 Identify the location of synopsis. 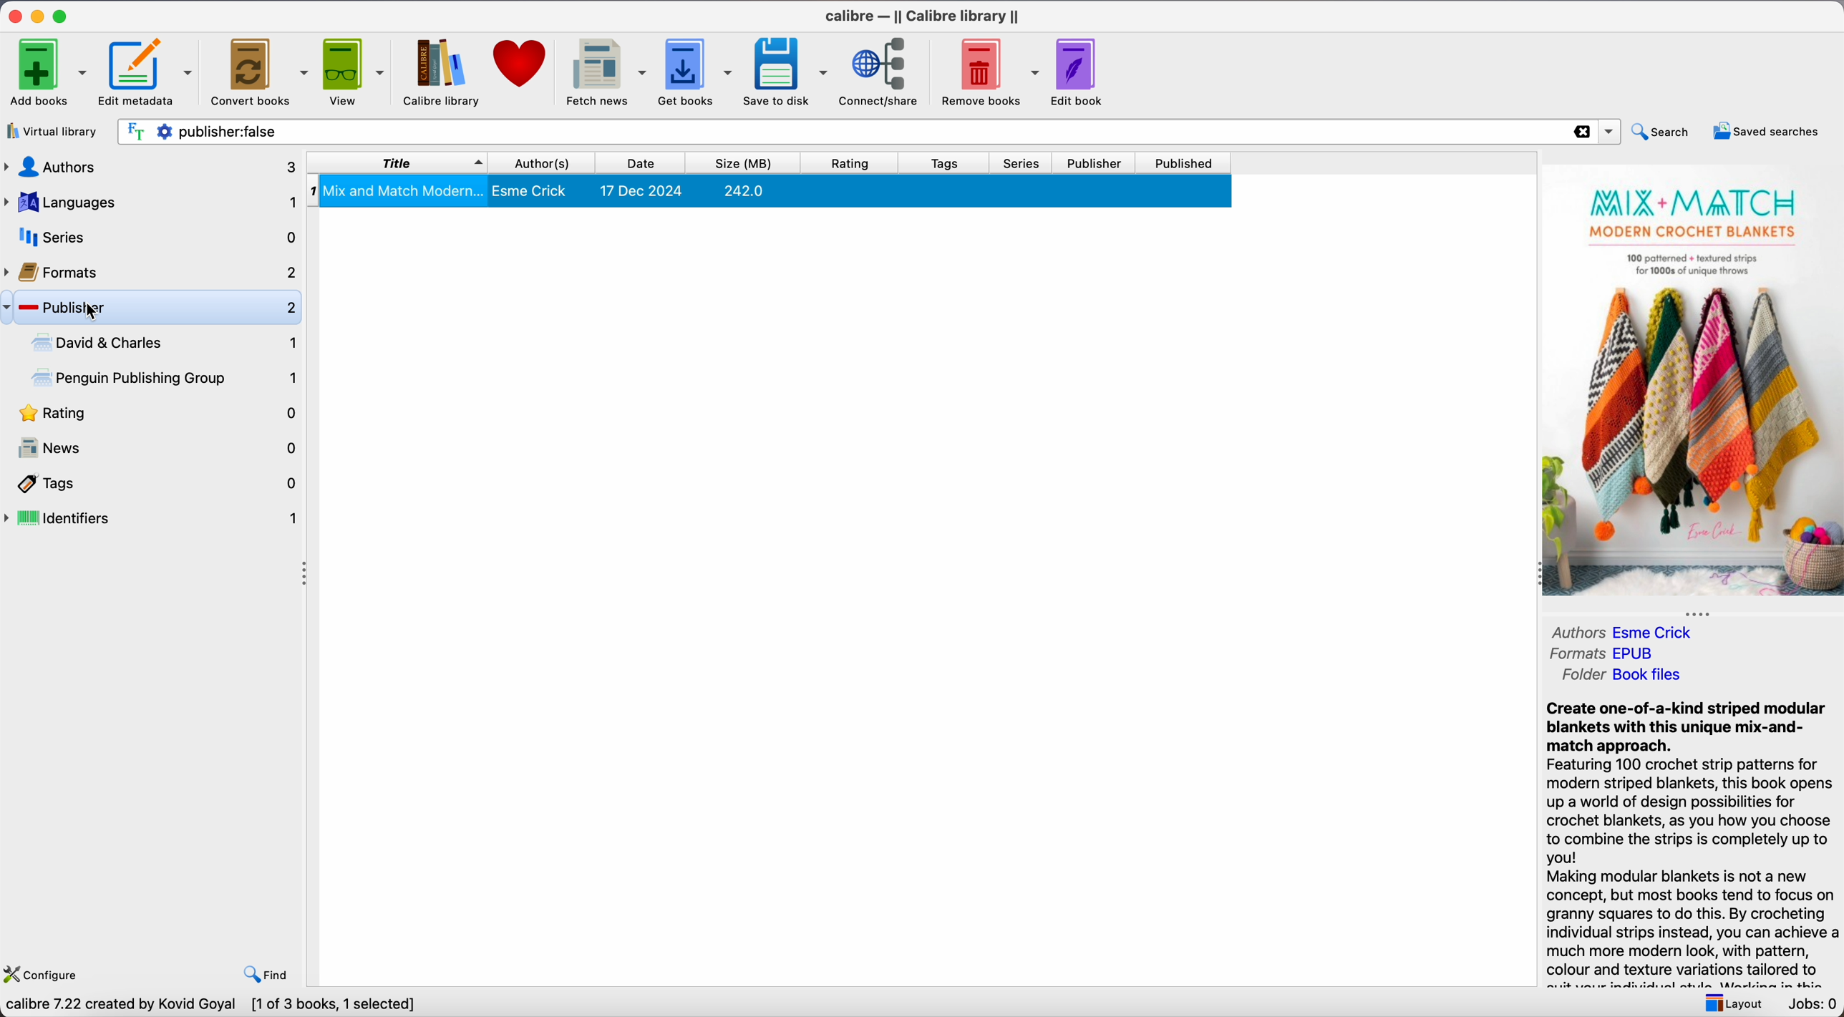
(1691, 833).